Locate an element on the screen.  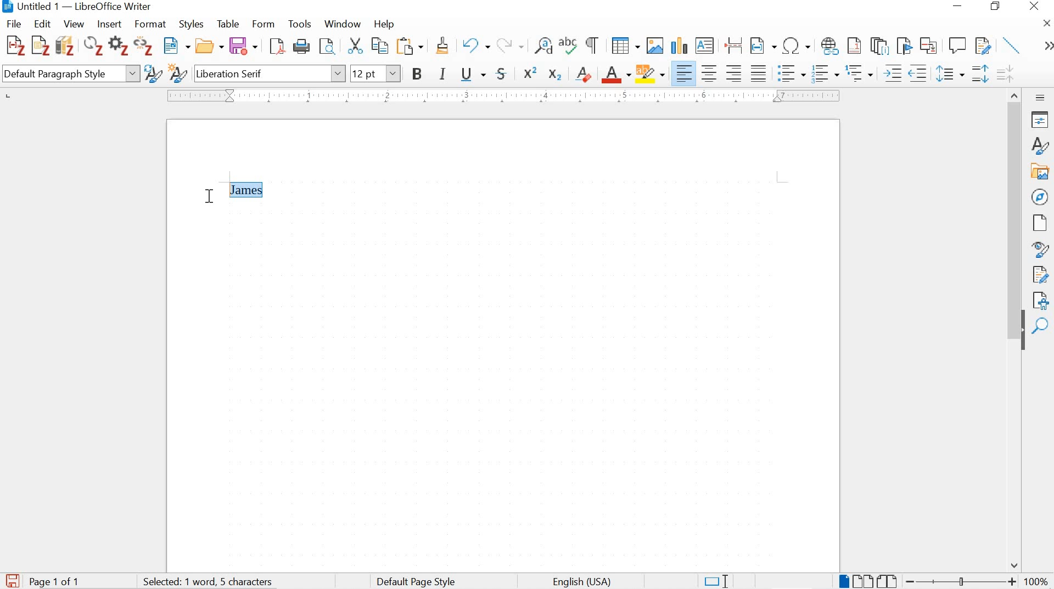
redo is located at coordinates (510, 44).